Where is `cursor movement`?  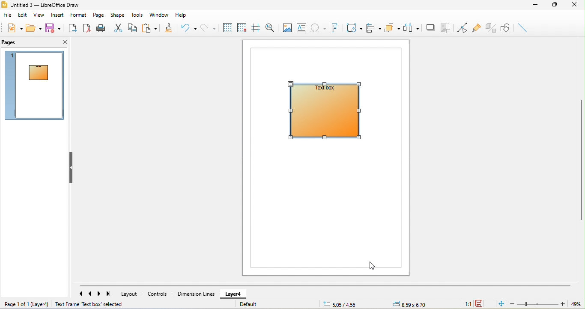 cursor movement is located at coordinates (374, 266).